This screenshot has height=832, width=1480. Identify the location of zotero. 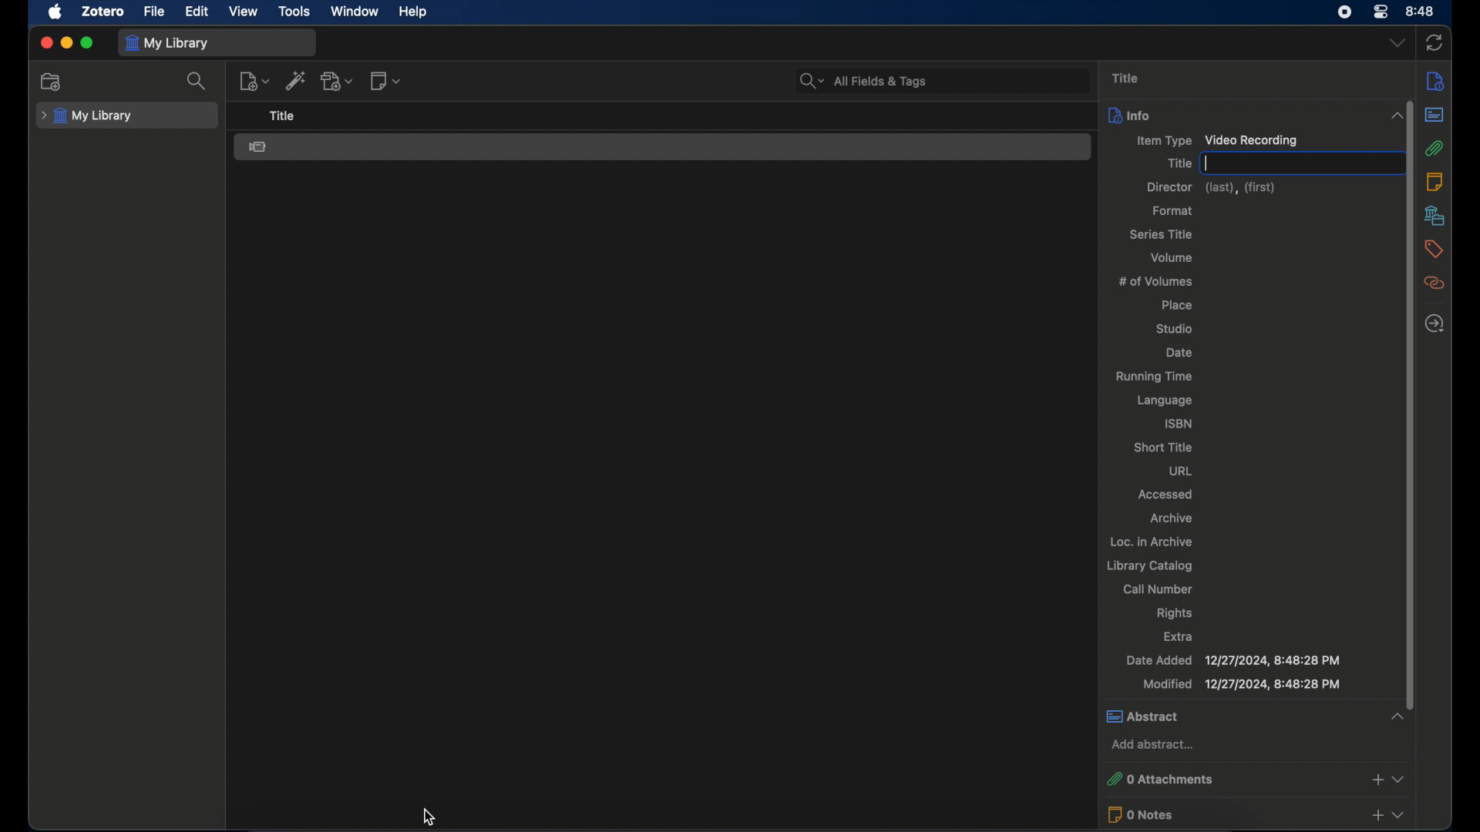
(102, 11).